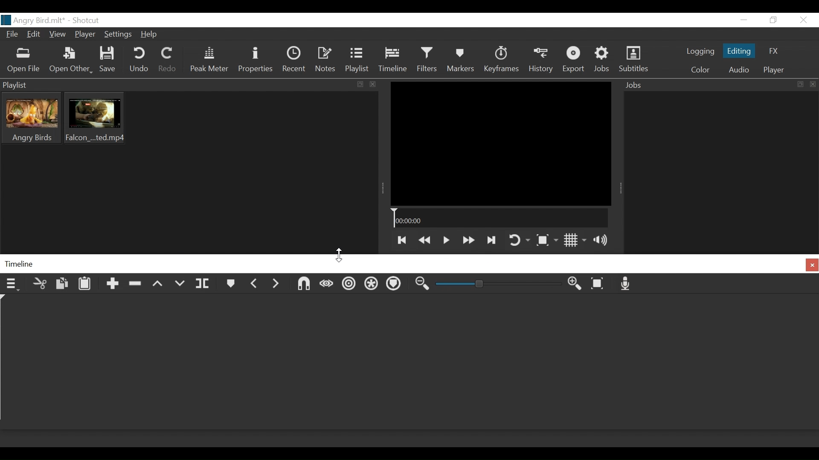 The height and width of the screenshot is (460, 819). Describe the element at coordinates (111, 286) in the screenshot. I see `Append` at that location.